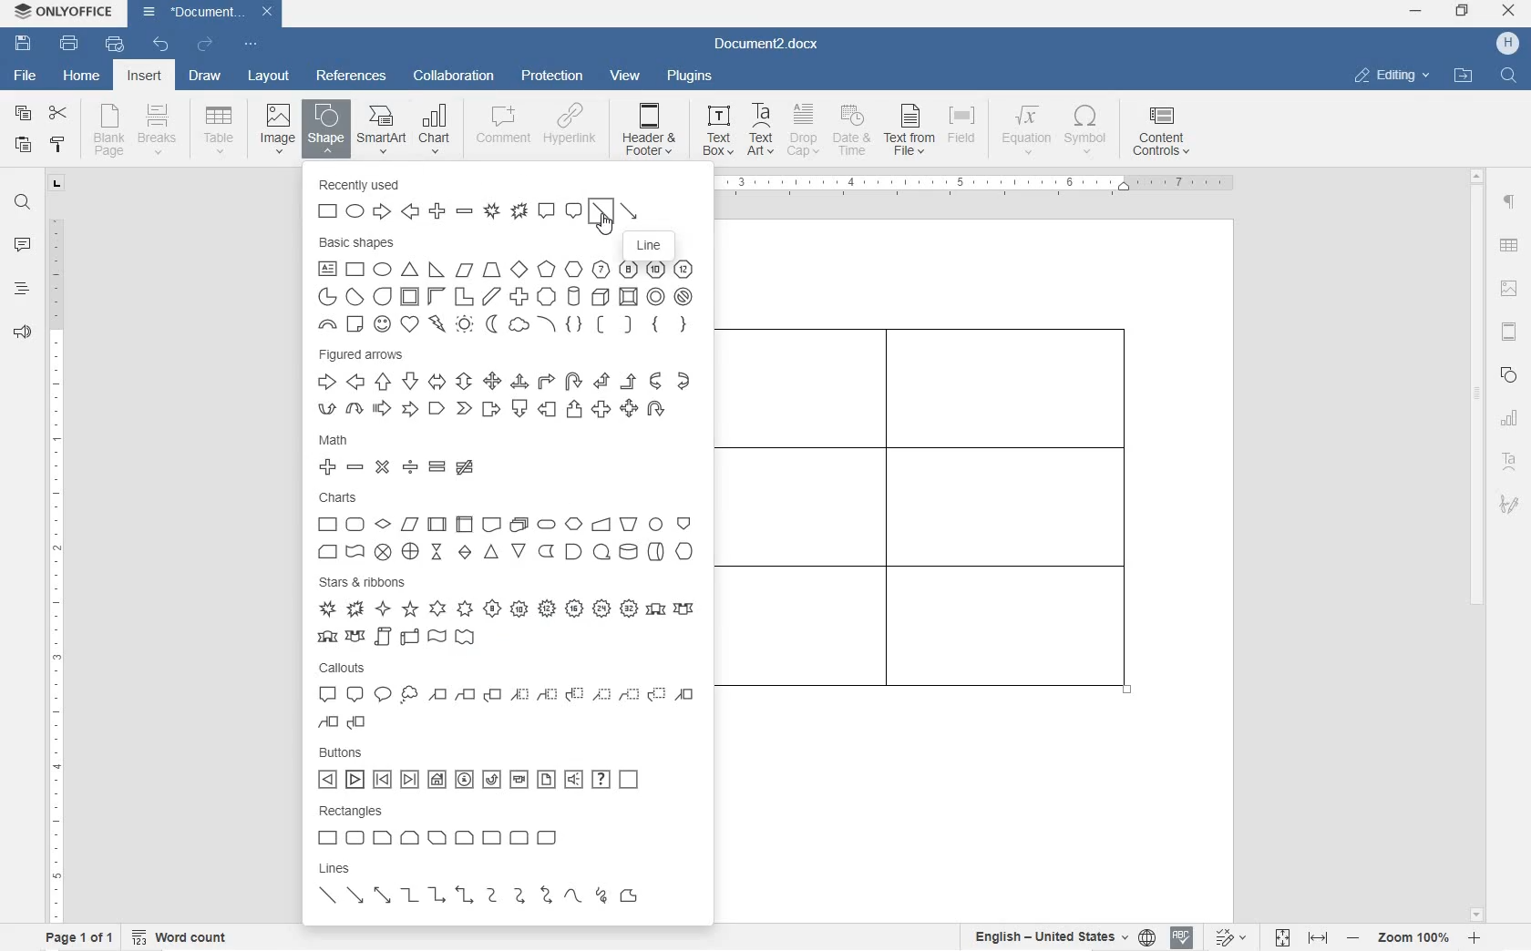 This screenshot has height=951, width=1531. I want to click on TEXT ART, so click(758, 131).